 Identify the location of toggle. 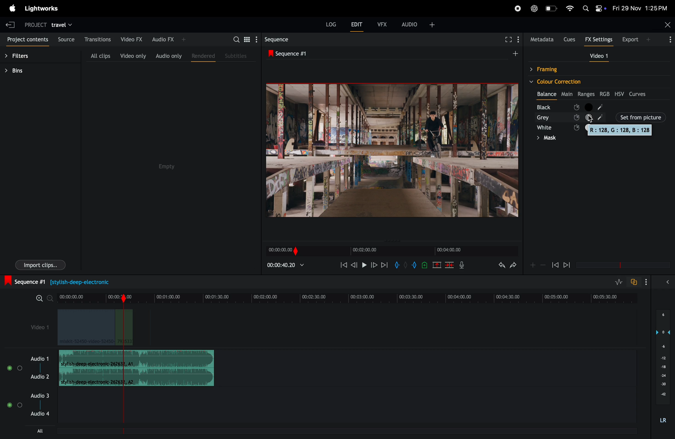
(20, 368).